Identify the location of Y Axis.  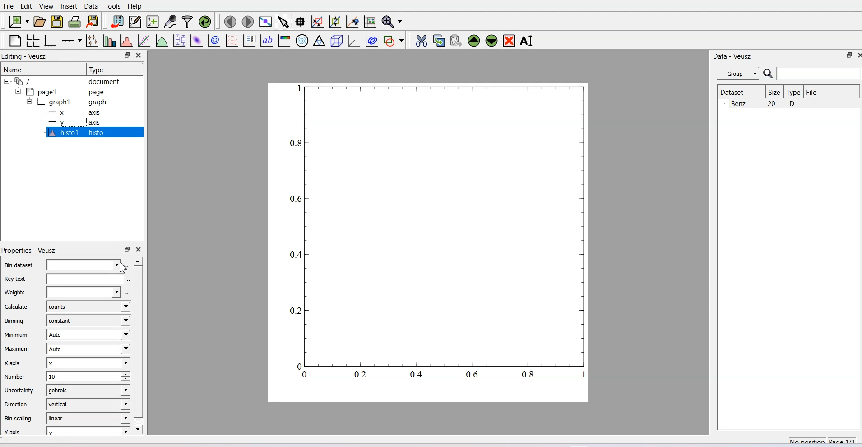
(78, 122).